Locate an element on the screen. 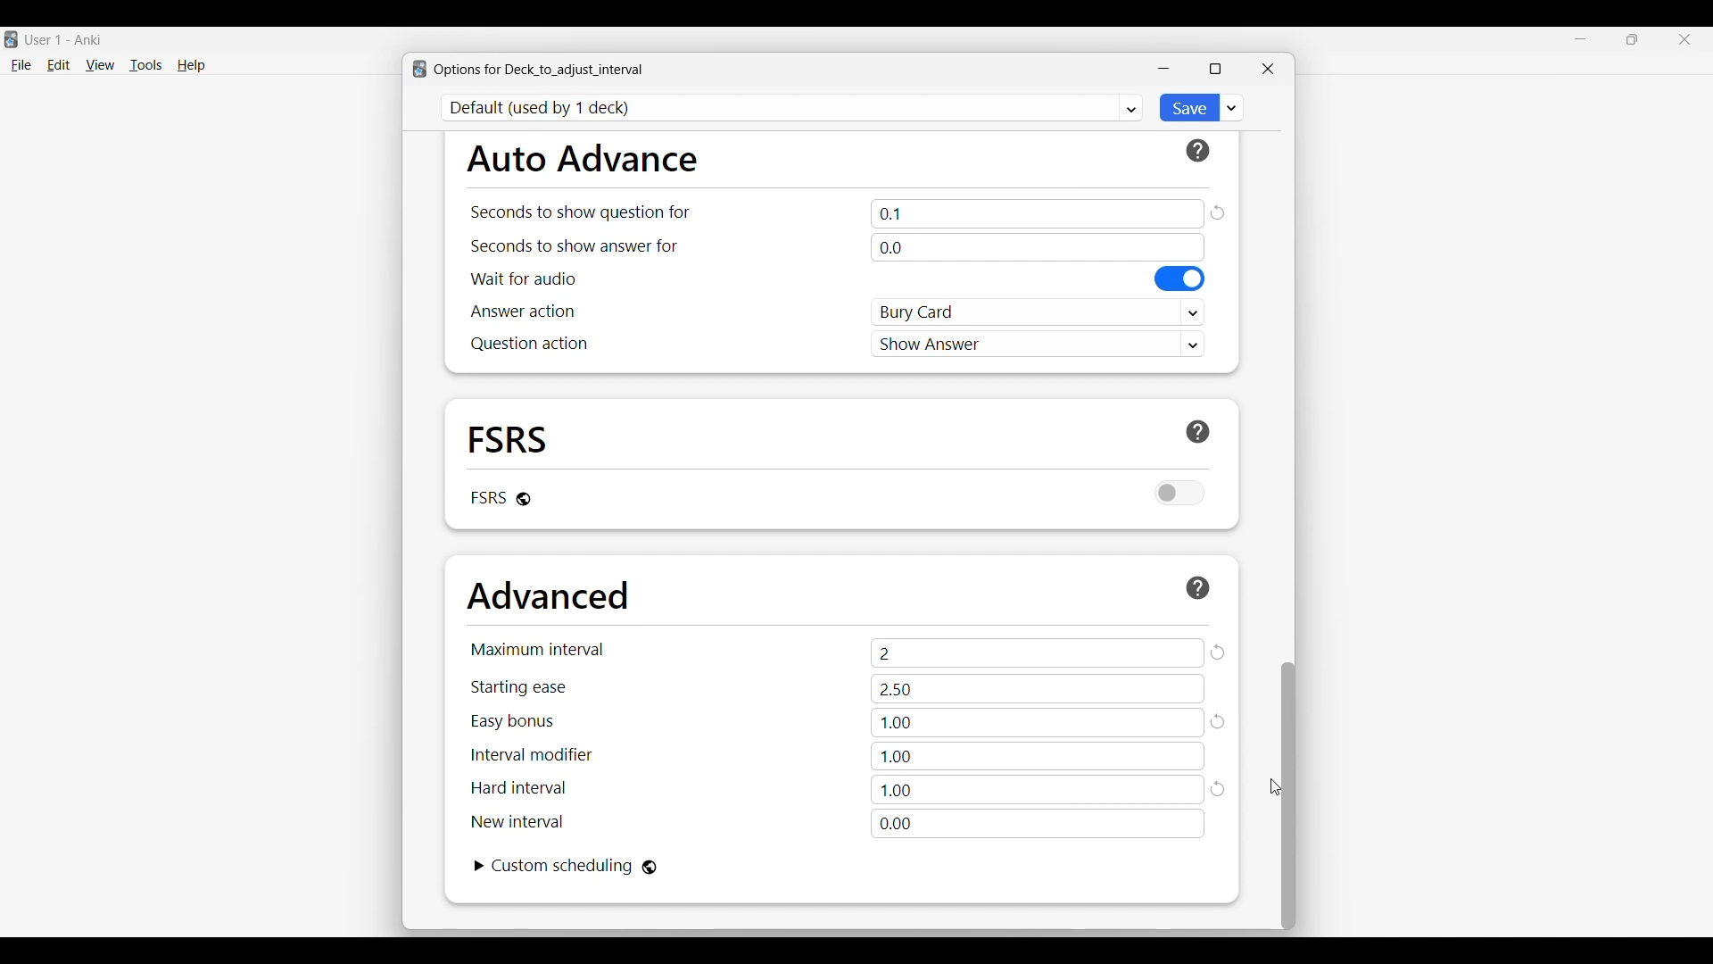 Image resolution: width=1713 pixels, height=964 pixels. Toggle to wait for audio is located at coordinates (1180, 278).